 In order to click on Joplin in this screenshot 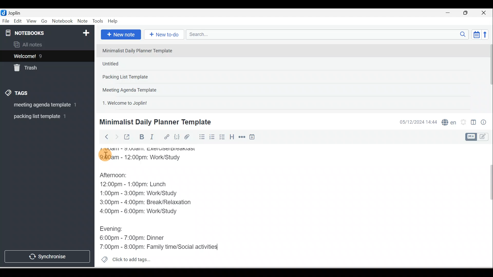, I will do `click(16, 12)`.